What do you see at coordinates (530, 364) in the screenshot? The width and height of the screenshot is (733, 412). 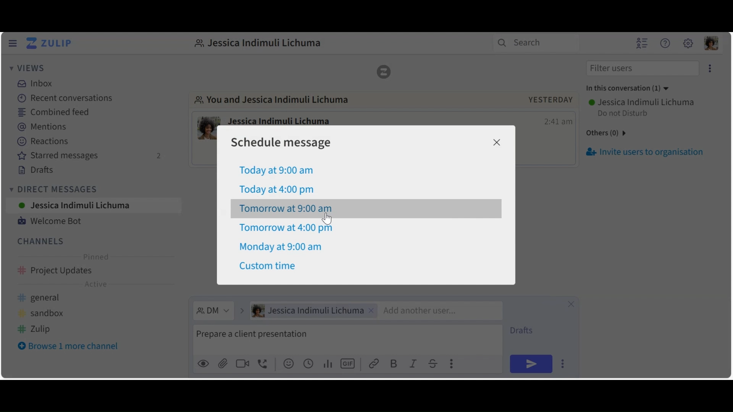 I see `Send` at bounding box center [530, 364].